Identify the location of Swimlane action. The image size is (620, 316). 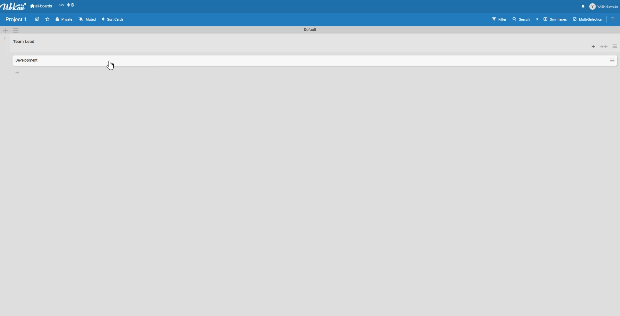
(16, 30).